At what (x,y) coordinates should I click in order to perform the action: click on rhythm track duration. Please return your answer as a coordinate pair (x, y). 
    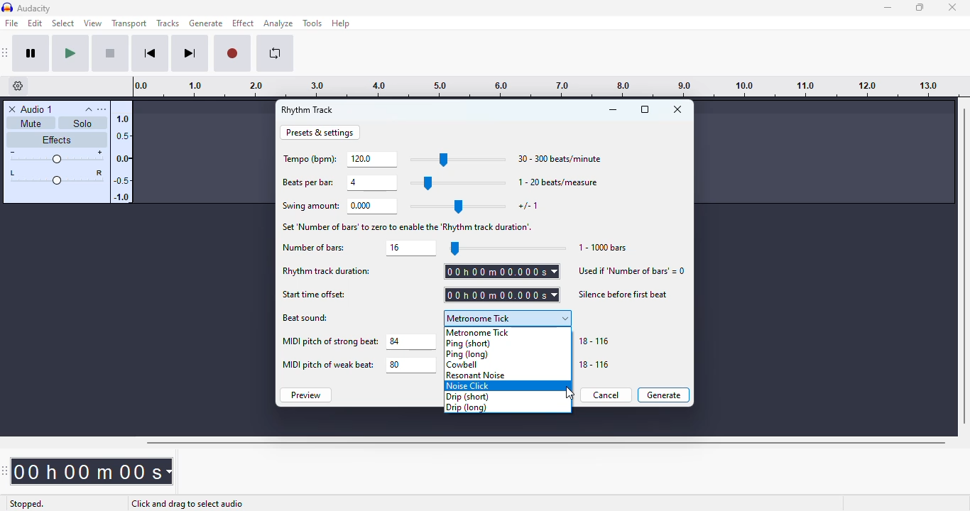
    Looking at the image, I should click on (326, 270).